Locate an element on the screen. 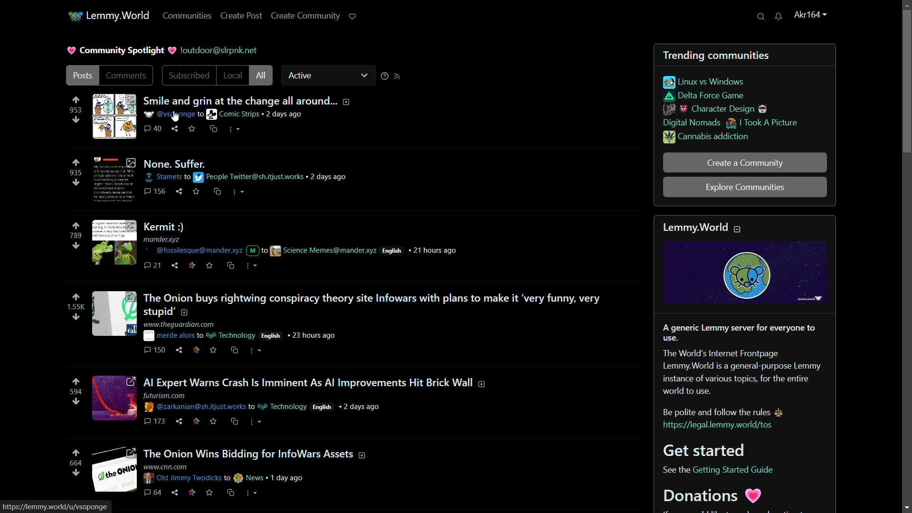 This screenshot has height=513, width=912. link is located at coordinates (193, 266).